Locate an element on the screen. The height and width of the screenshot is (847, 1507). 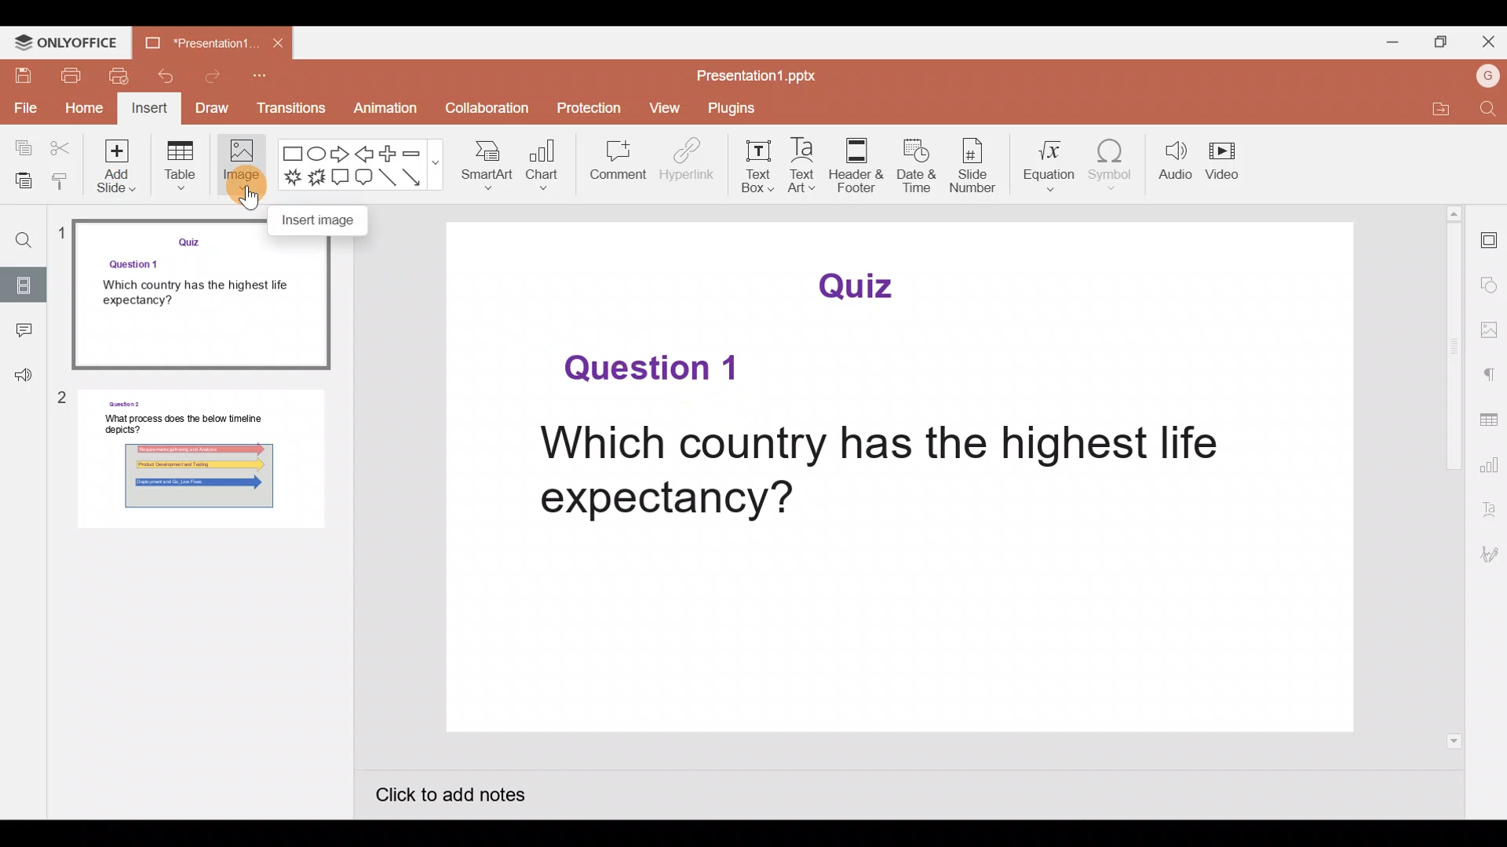
Question 1 is located at coordinates (650, 369).